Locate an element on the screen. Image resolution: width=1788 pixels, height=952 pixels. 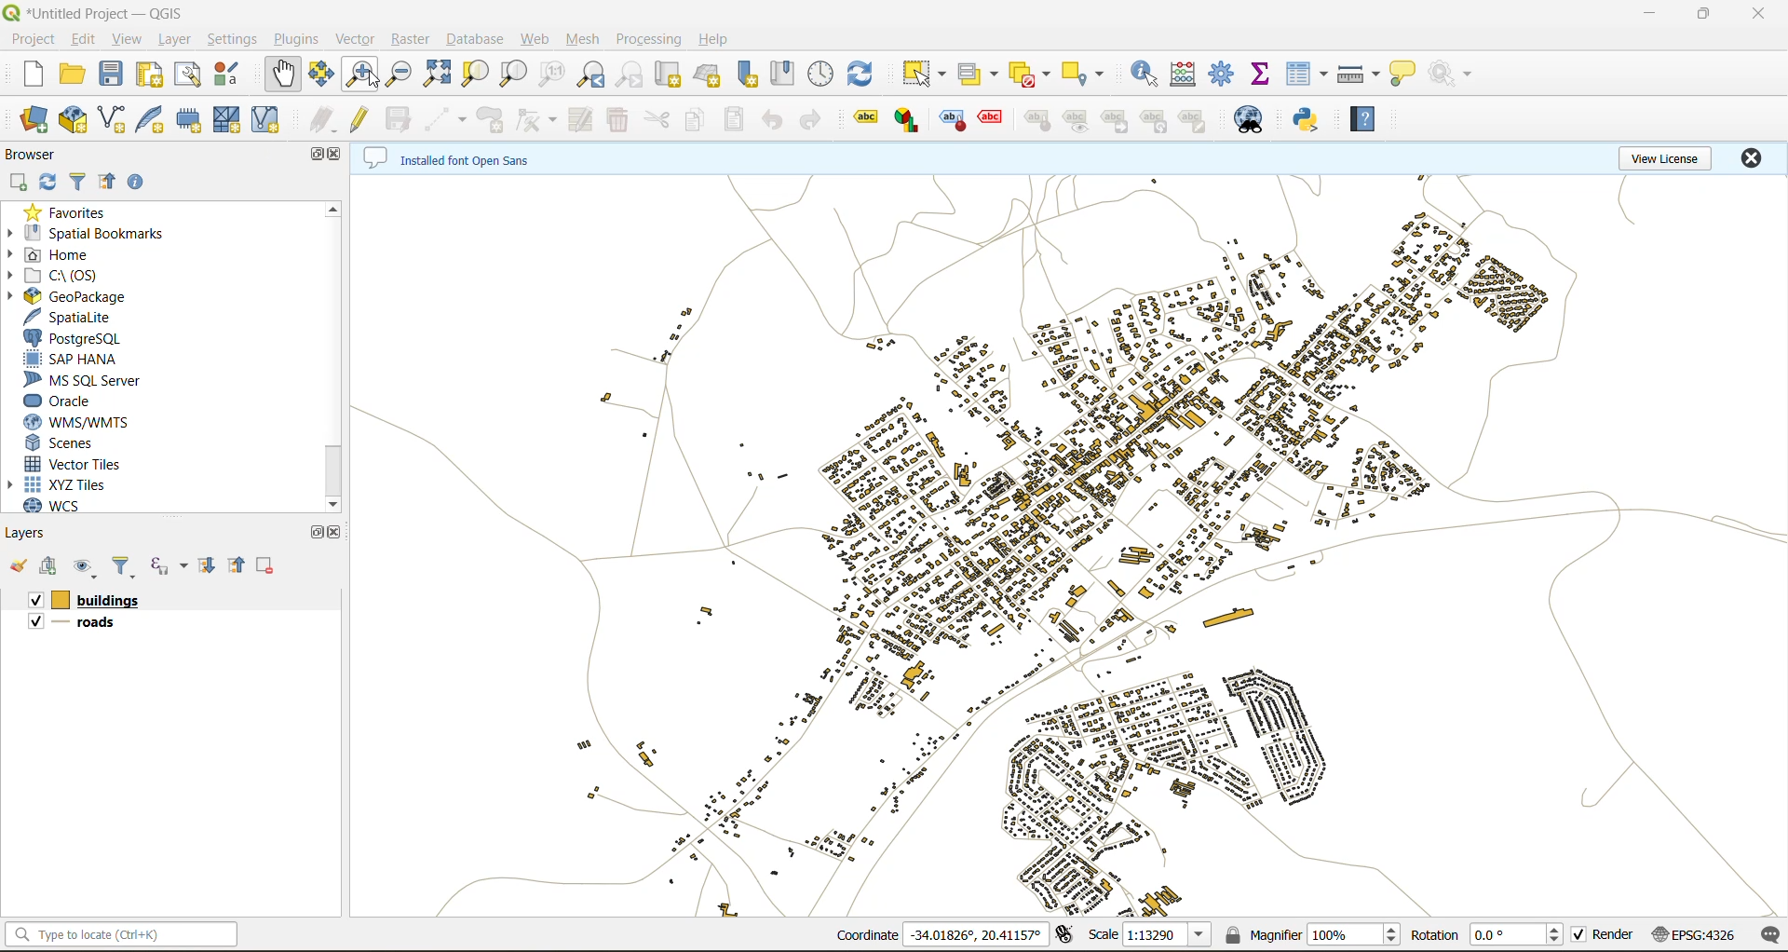
open data source manager is located at coordinates (34, 121).